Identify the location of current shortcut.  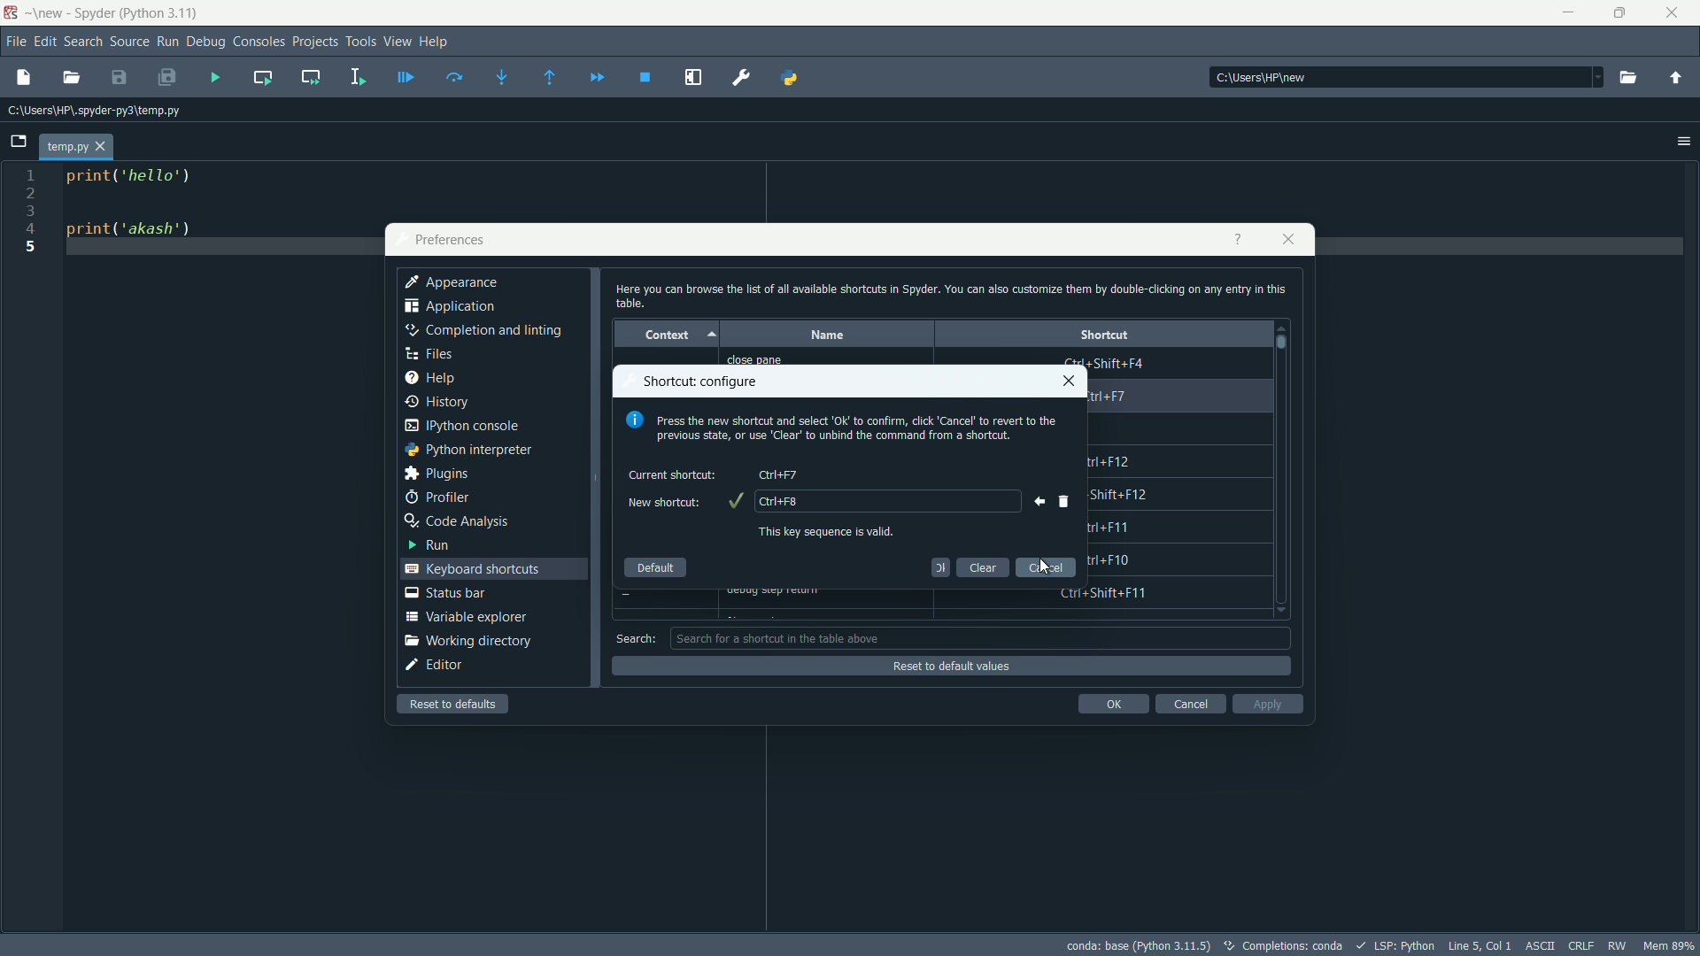
(674, 474).